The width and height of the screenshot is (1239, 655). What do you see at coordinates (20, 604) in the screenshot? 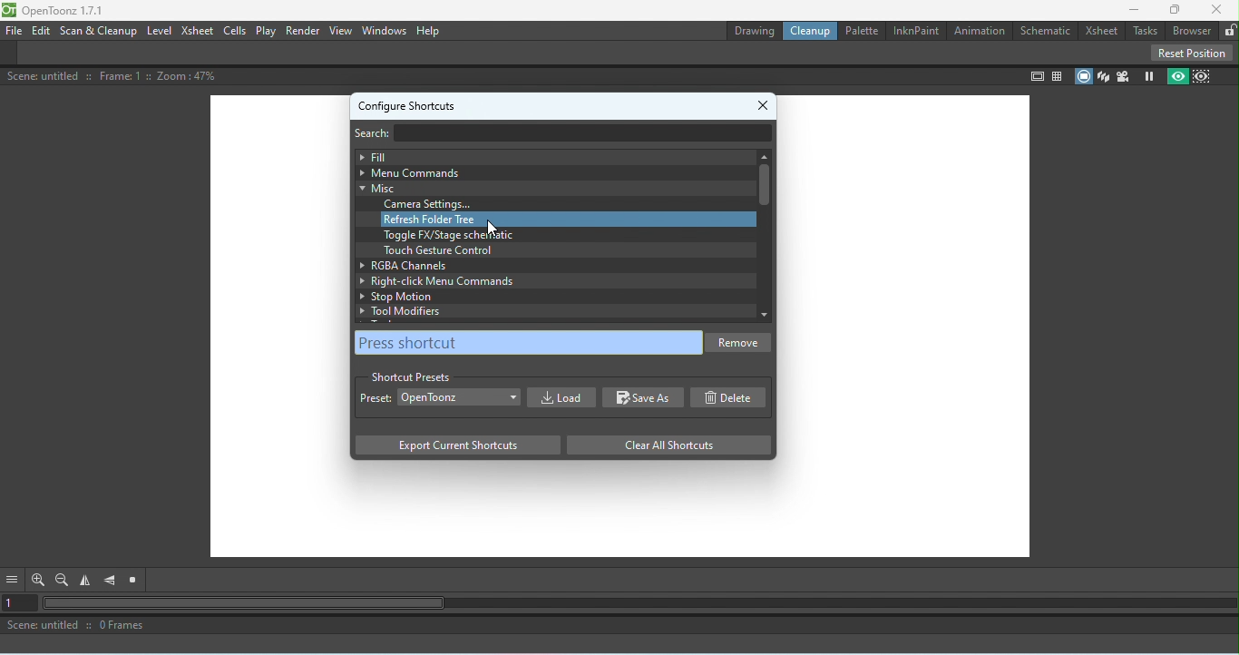
I see `Set the current frame` at bounding box center [20, 604].